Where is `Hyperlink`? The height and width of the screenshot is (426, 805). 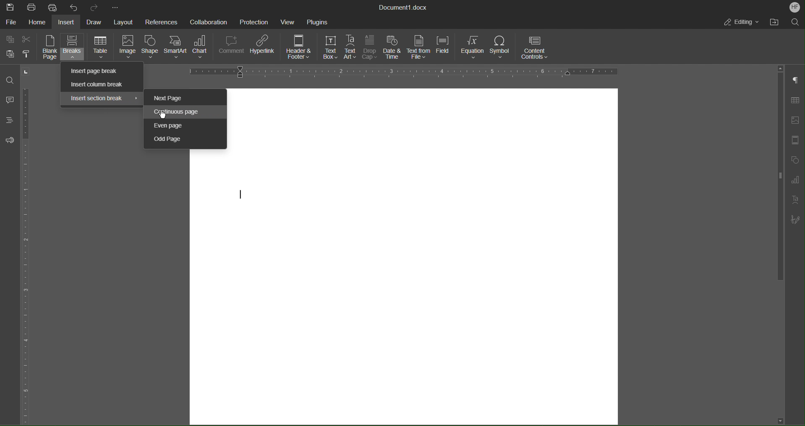
Hyperlink is located at coordinates (265, 48).